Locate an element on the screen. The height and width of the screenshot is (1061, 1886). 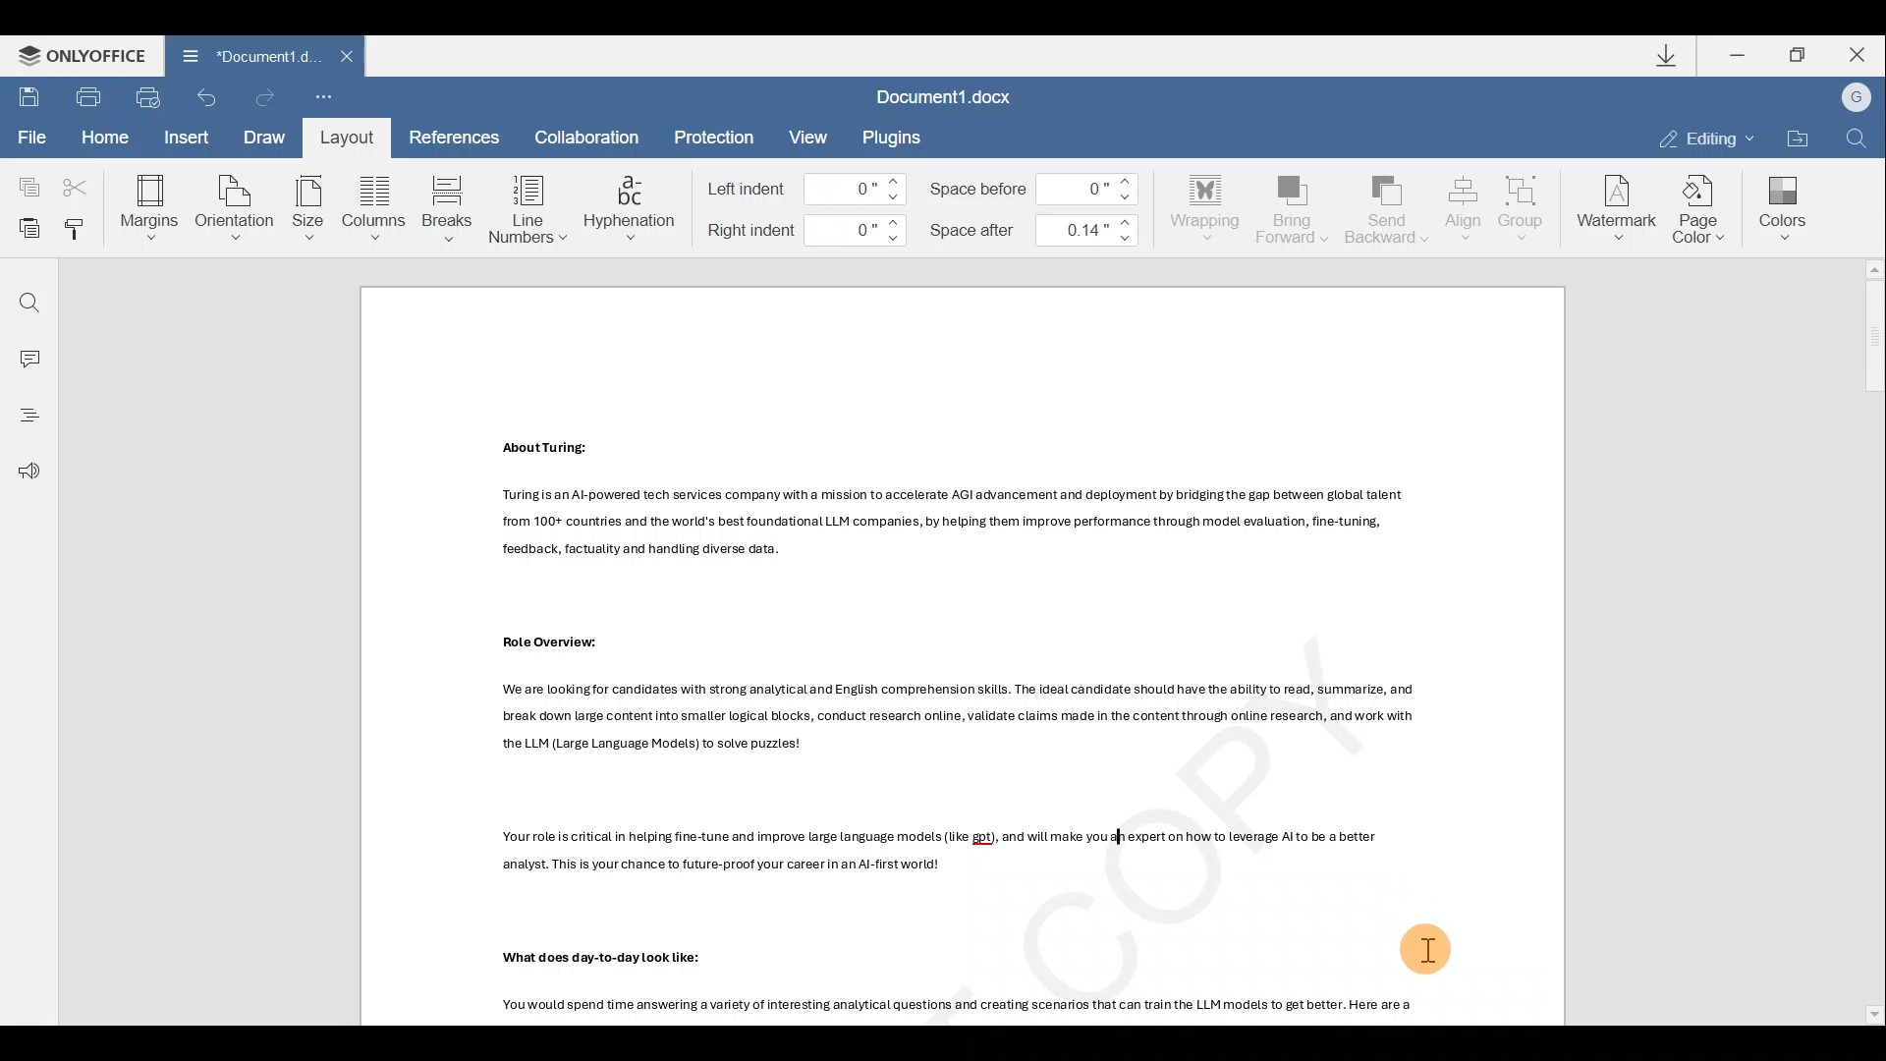
Close is located at coordinates (1855, 55).